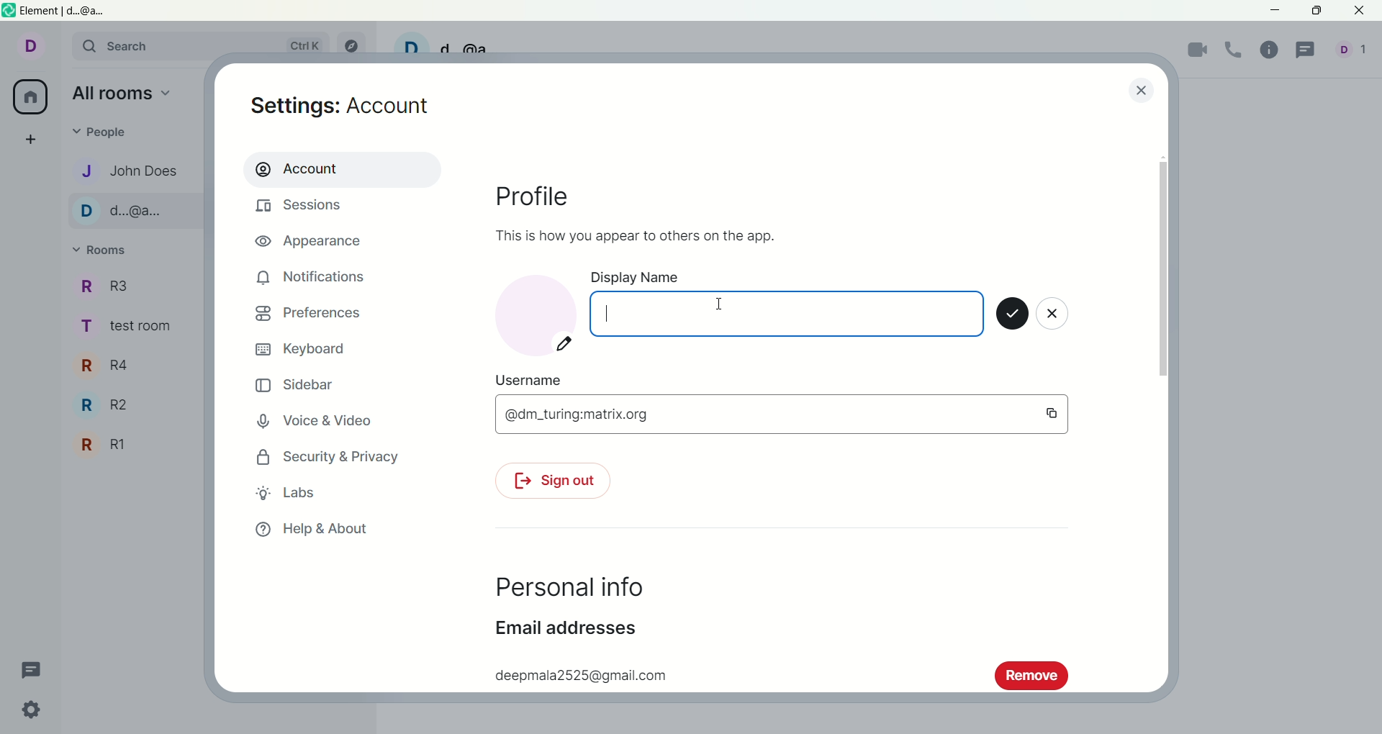  I want to click on R2, so click(112, 407).